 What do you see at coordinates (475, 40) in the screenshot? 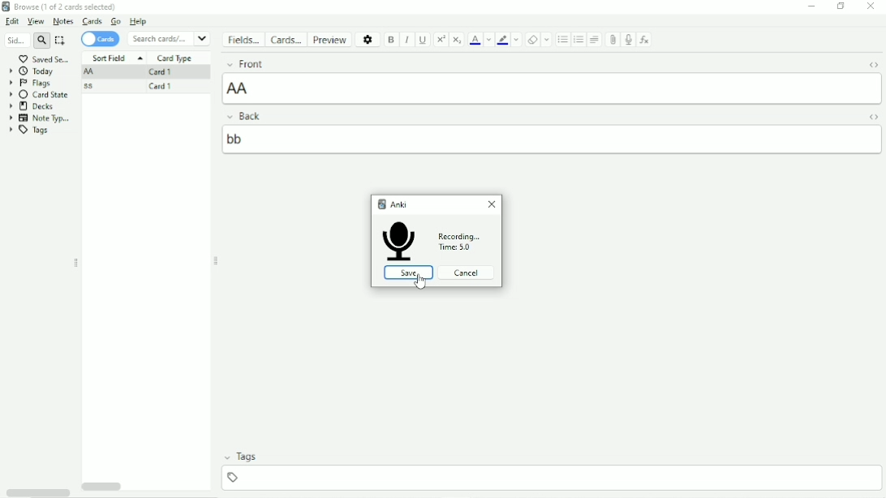
I see `Text color` at bounding box center [475, 40].